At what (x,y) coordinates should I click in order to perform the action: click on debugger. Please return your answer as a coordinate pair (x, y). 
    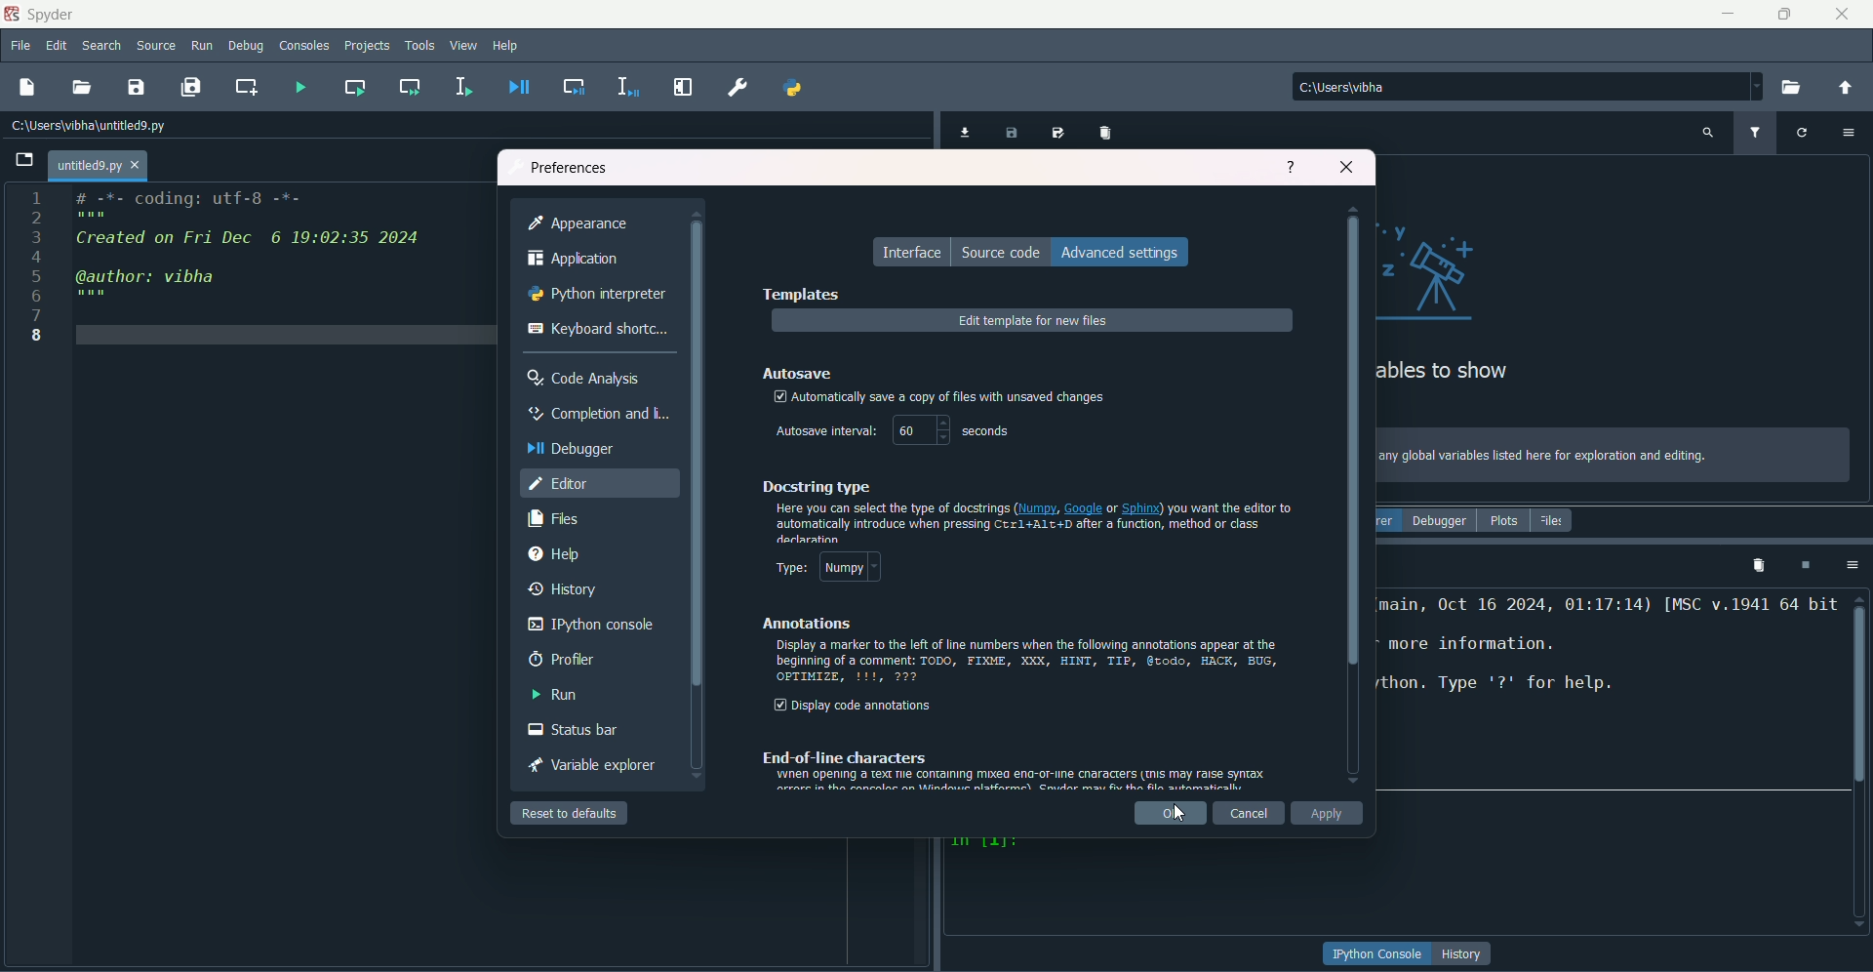
    Looking at the image, I should click on (1439, 521).